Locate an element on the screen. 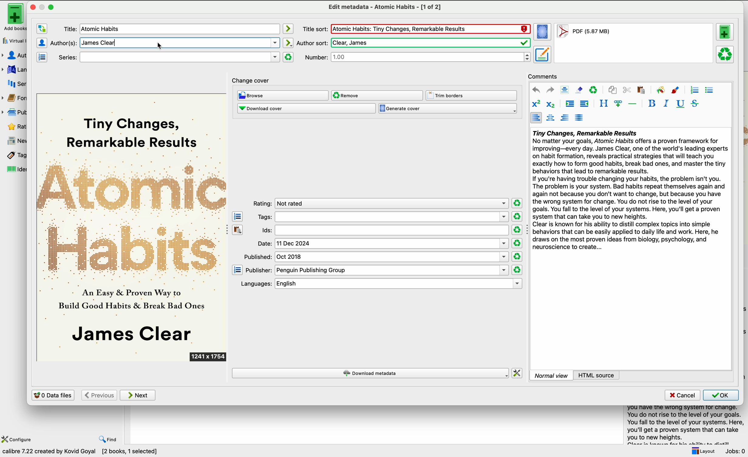 Image resolution: width=748 pixels, height=457 pixels. change cover is located at coordinates (252, 79).